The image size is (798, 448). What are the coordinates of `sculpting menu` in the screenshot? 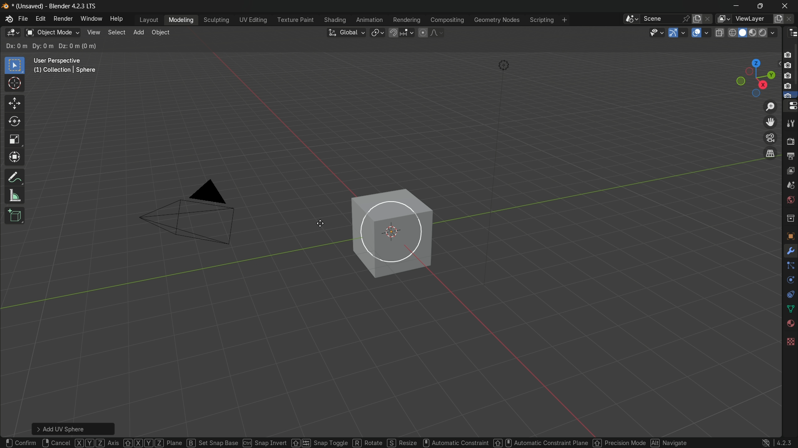 It's located at (217, 20).